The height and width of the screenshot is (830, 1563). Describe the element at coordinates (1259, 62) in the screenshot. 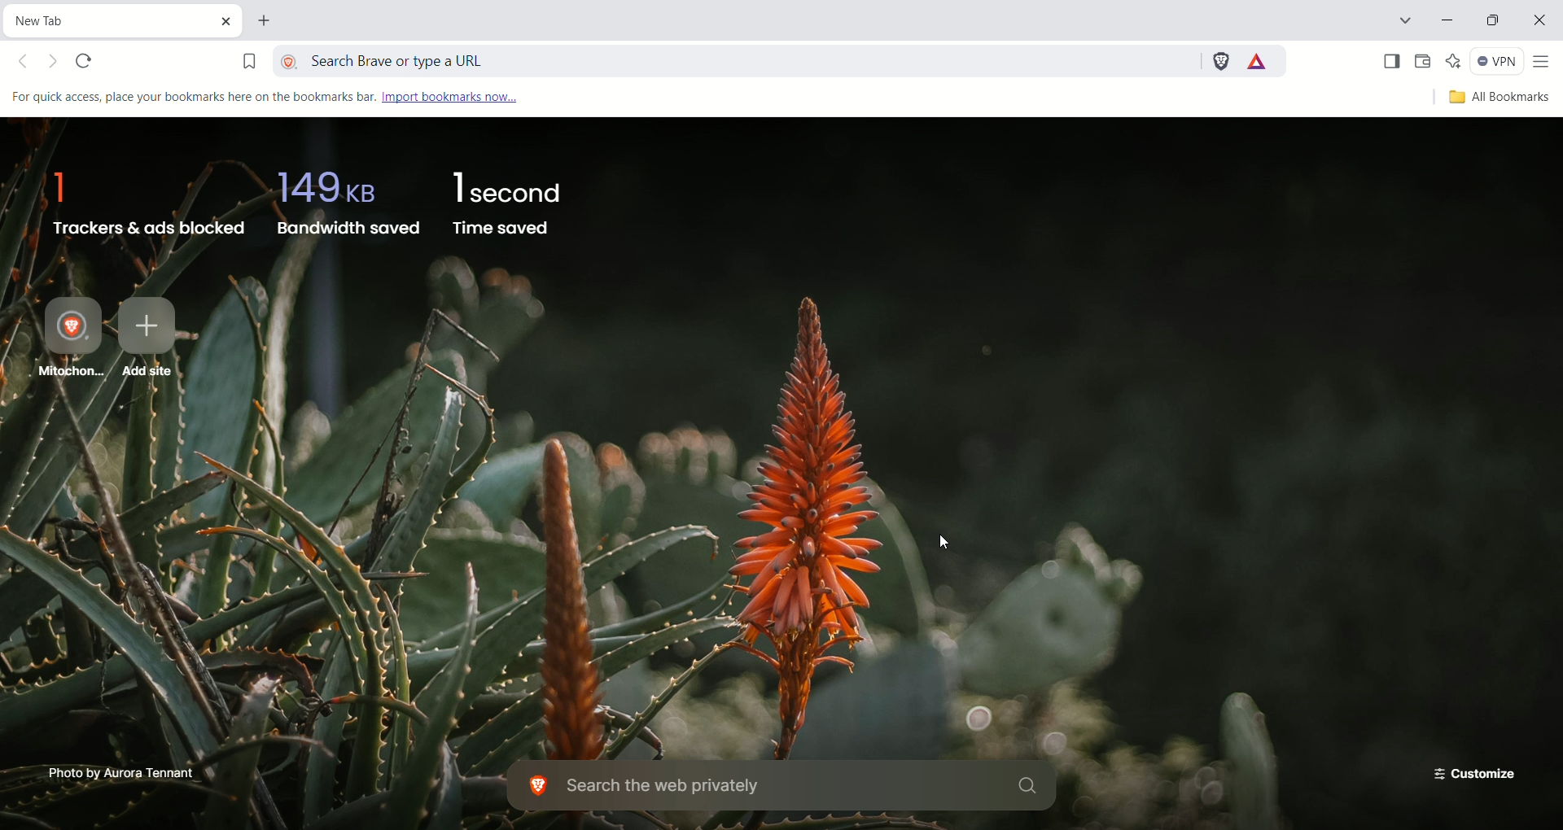

I see `rewards` at that location.